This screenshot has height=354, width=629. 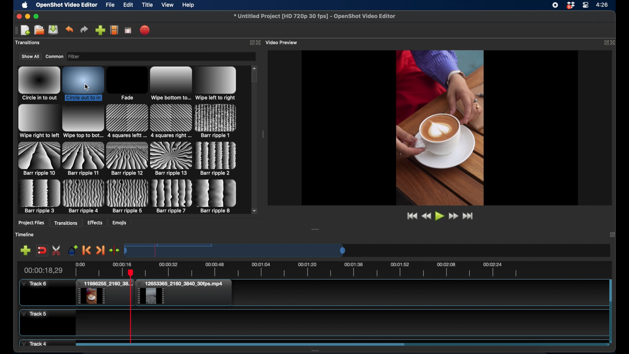 I want to click on drag handle, so click(x=263, y=134).